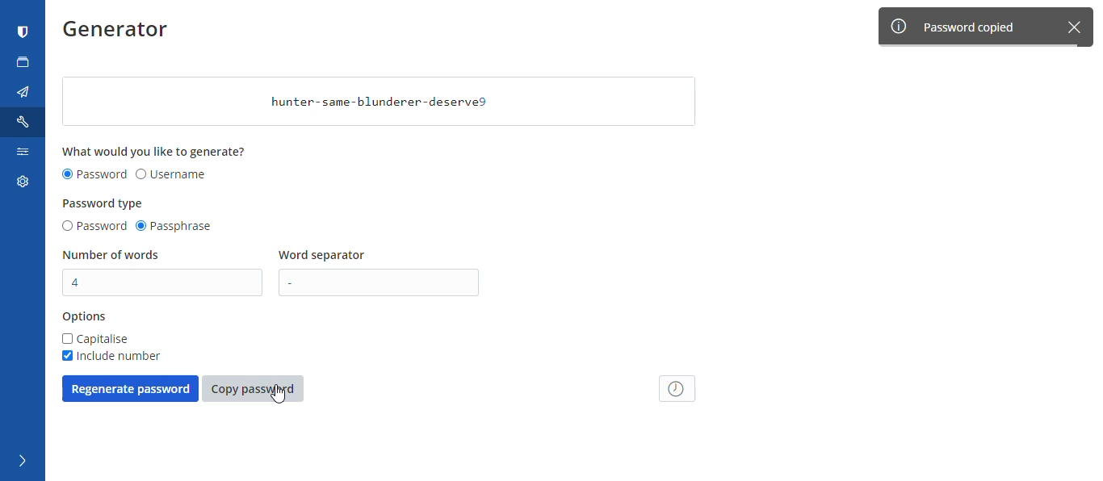 The image size is (1103, 481). I want to click on hunter-same-blunderer-deserve9, so click(379, 102).